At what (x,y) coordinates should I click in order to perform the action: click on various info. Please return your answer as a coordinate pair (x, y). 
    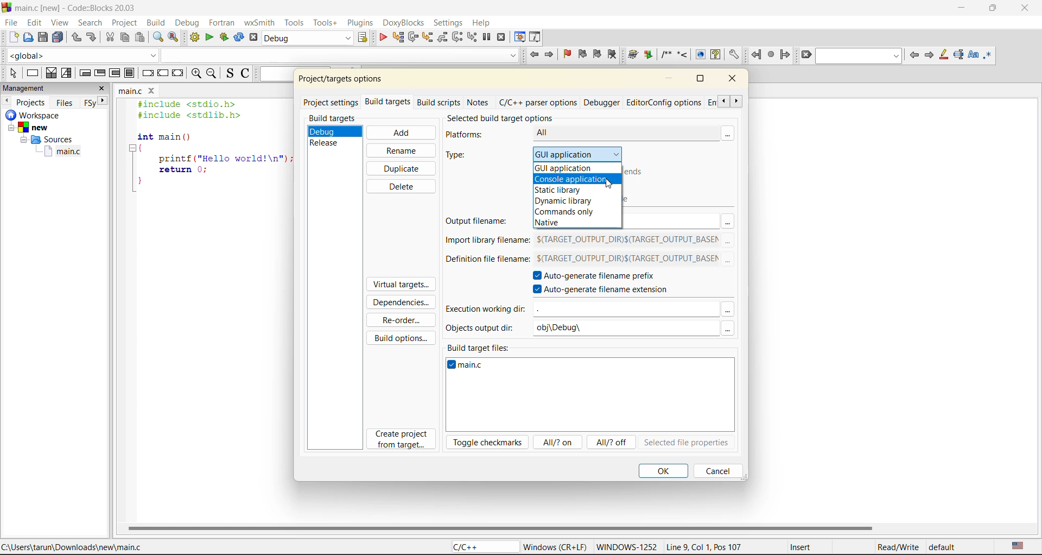
    Looking at the image, I should click on (536, 36).